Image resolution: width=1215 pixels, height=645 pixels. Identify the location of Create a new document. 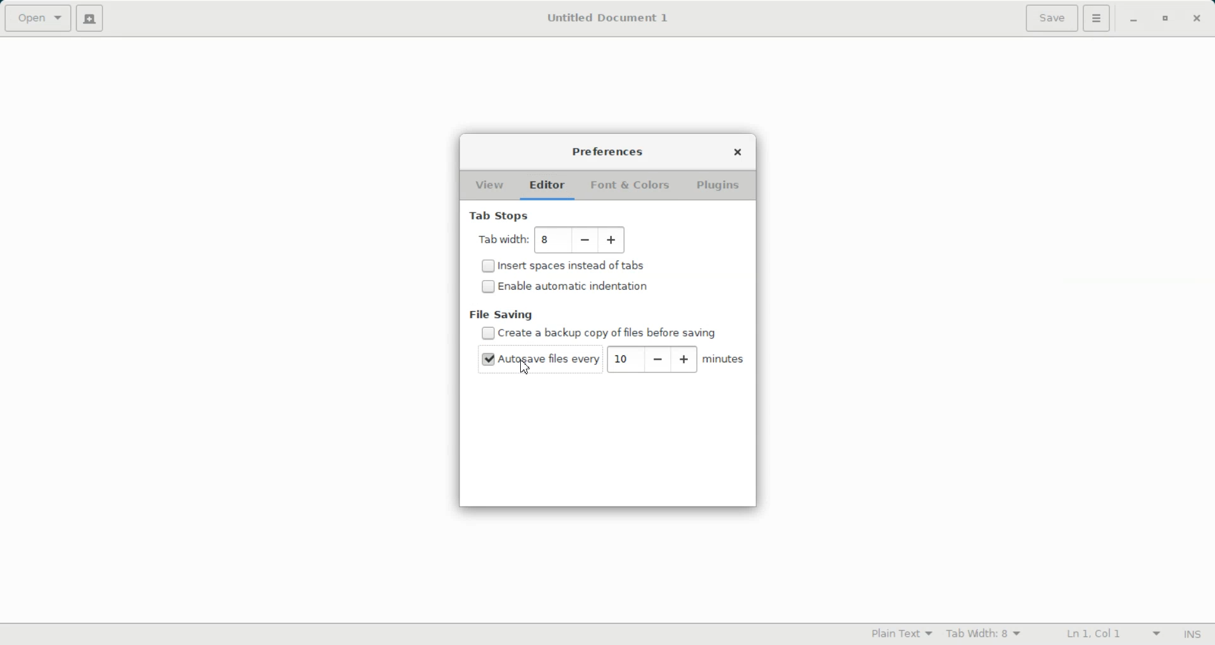
(93, 19).